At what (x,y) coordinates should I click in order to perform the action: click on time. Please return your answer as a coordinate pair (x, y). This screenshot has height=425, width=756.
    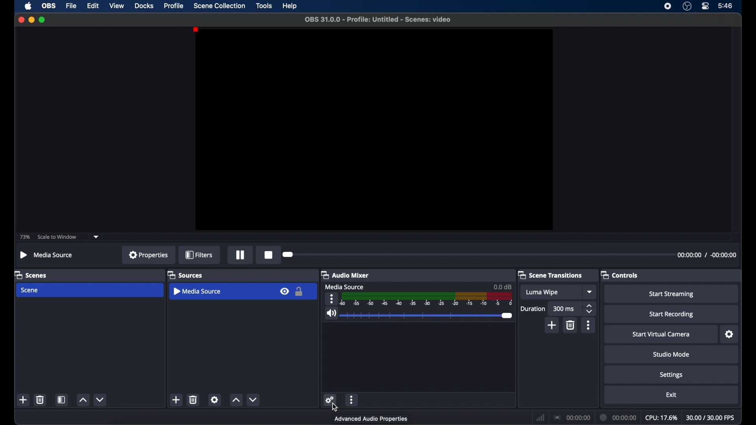
    Looking at the image, I should click on (725, 5).